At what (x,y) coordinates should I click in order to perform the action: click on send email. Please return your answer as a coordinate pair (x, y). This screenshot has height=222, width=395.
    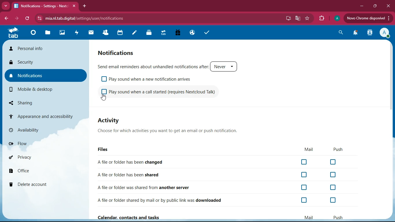
    Looking at the image, I should click on (152, 66).